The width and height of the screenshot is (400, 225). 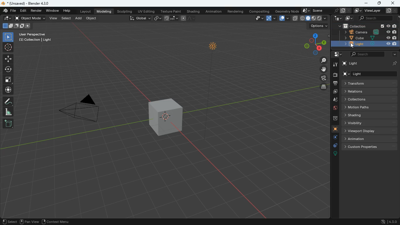 I want to click on empty, so click(x=319, y=18).